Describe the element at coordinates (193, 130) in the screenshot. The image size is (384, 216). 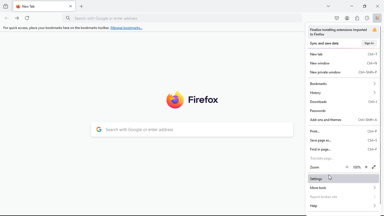
I see `search` at that location.